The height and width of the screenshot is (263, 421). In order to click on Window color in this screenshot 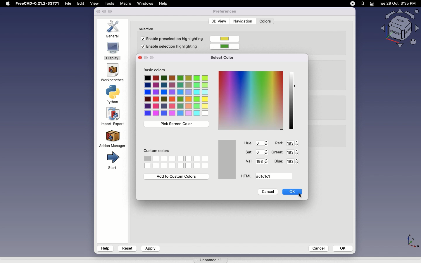, I will do `click(228, 159)`.